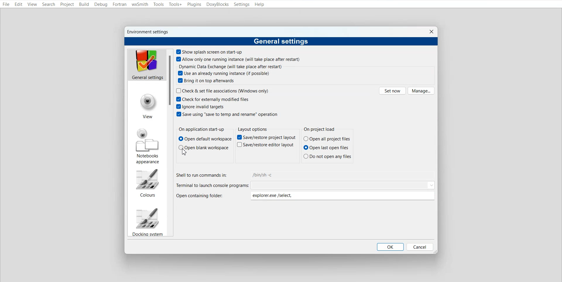  Describe the element at coordinates (212, 99) in the screenshot. I see `Check for externally modified files` at that location.